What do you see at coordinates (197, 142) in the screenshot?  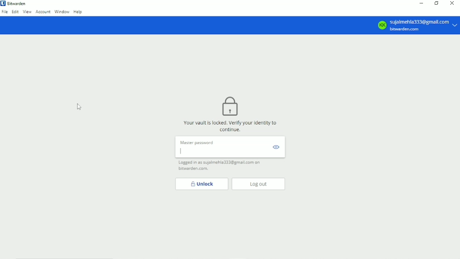 I see `Master Password` at bounding box center [197, 142].